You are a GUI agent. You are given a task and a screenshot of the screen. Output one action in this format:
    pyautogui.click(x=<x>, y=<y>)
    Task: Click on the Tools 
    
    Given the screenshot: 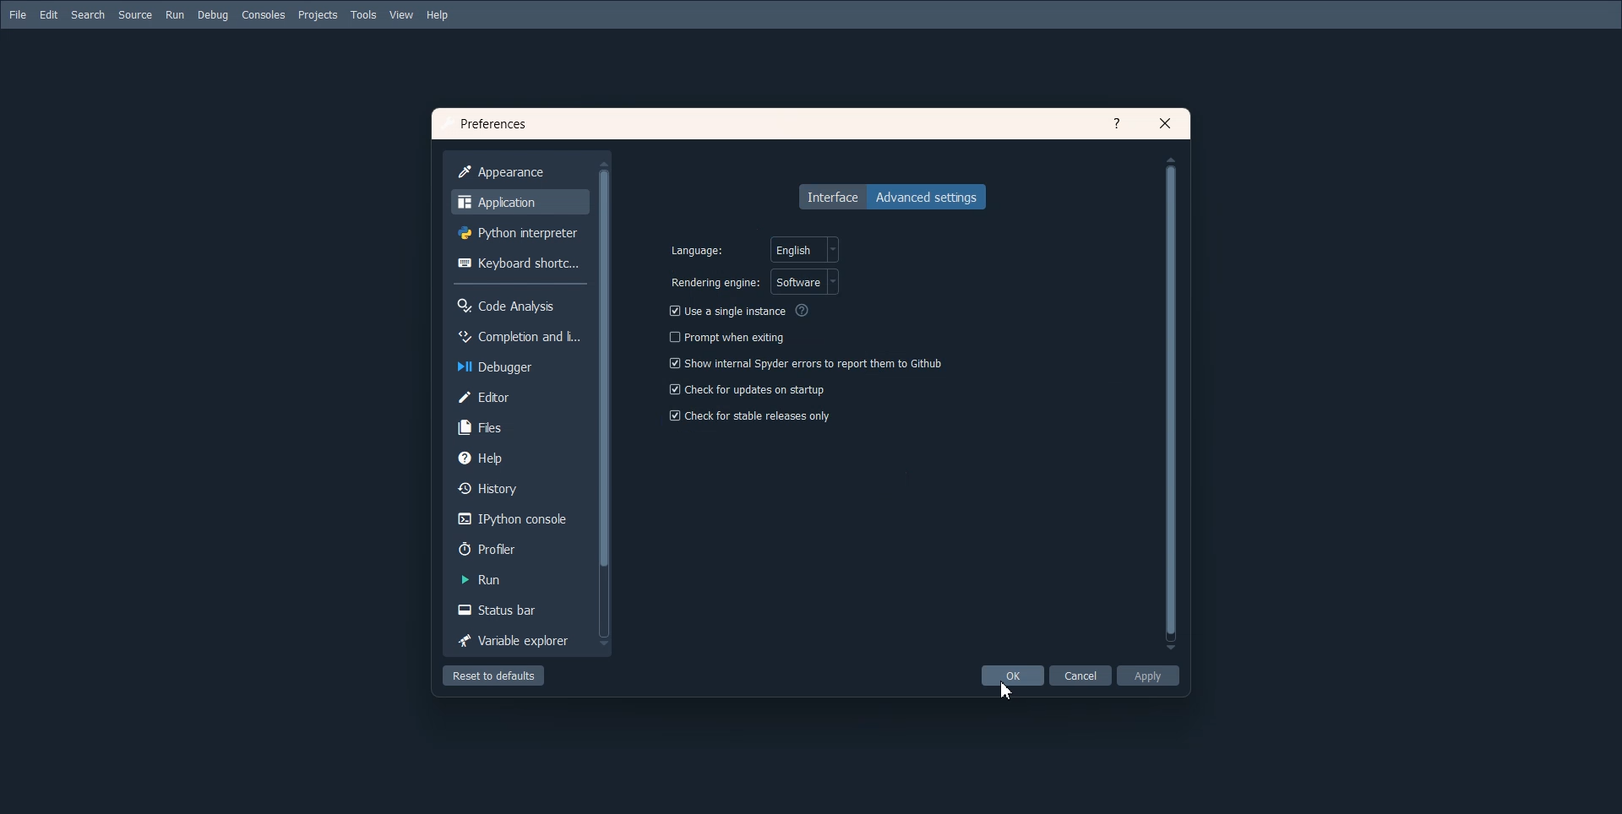 What is the action you would take?
    pyautogui.click(x=363, y=14)
    